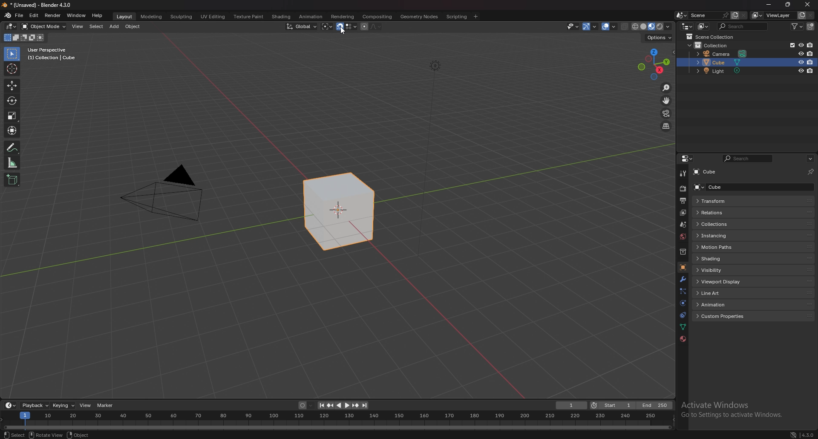 The height and width of the screenshot is (439, 818). Describe the element at coordinates (683, 339) in the screenshot. I see `material` at that location.